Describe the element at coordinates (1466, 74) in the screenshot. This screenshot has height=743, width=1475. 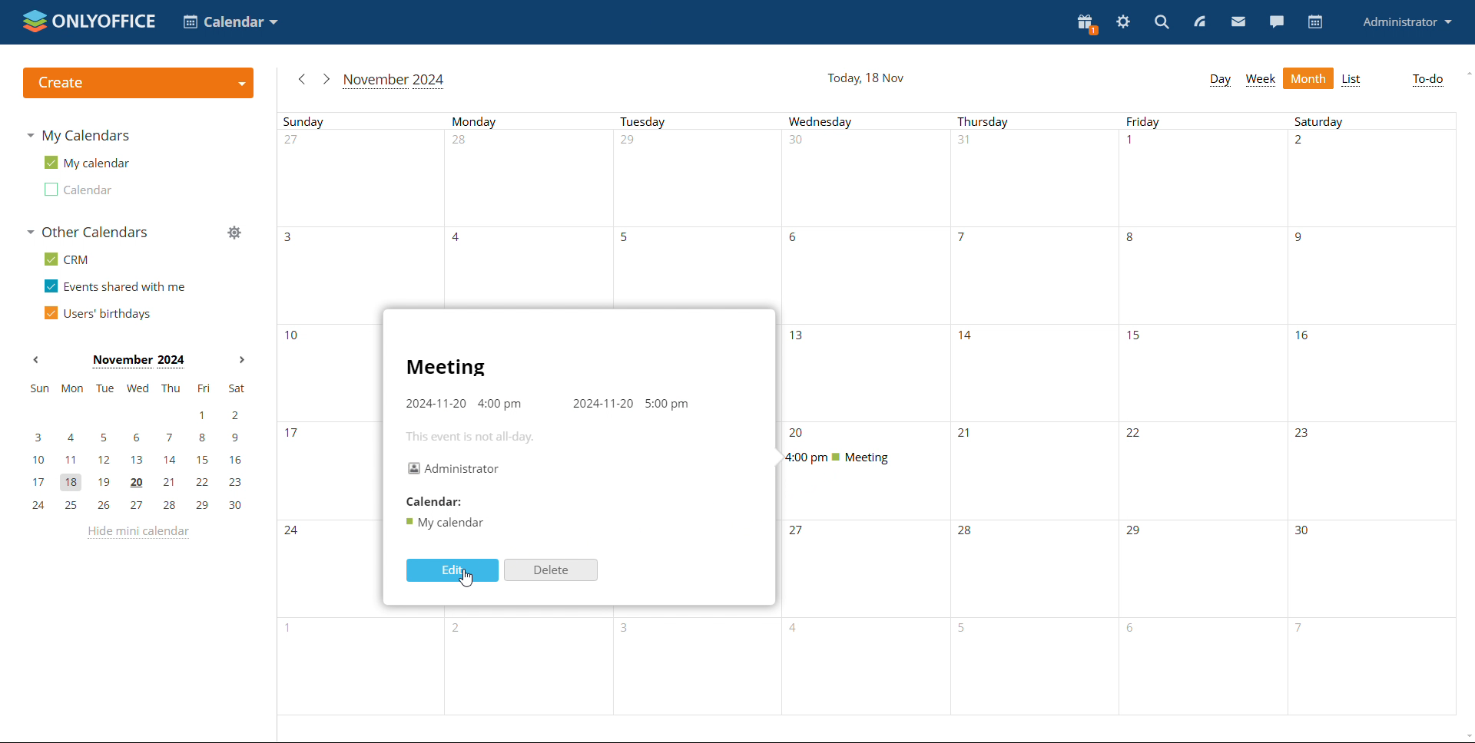
I see `scroll up` at that location.